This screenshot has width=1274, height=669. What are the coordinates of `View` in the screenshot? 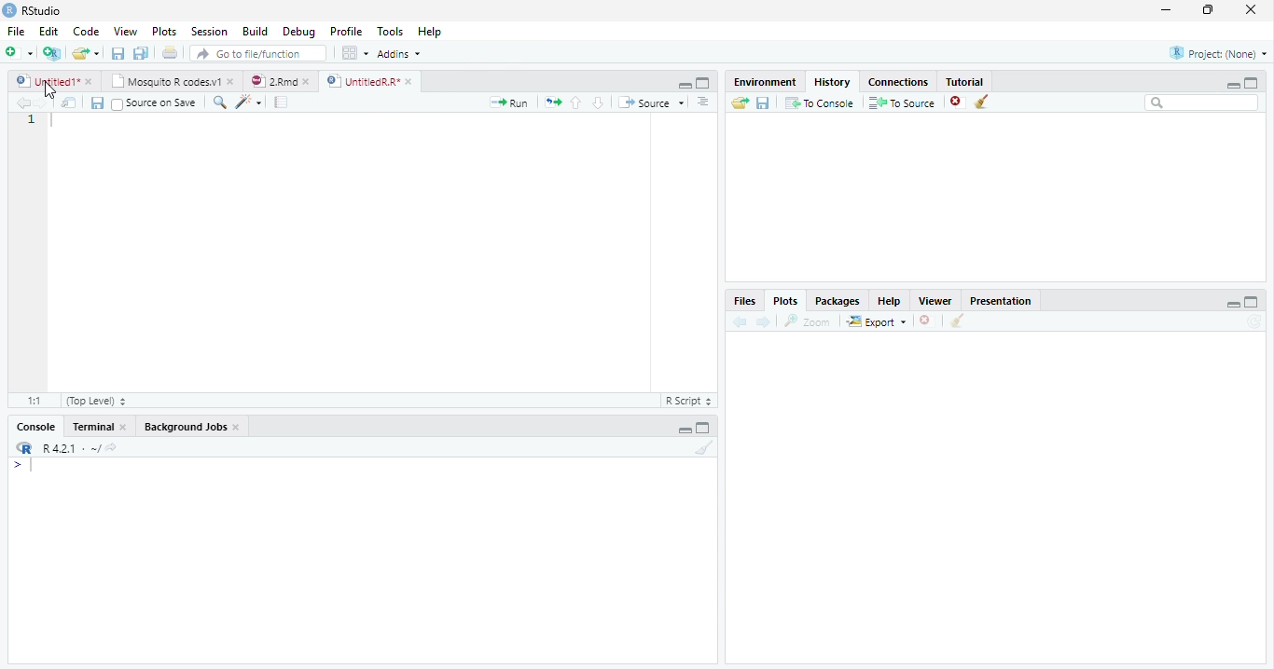 It's located at (124, 32).